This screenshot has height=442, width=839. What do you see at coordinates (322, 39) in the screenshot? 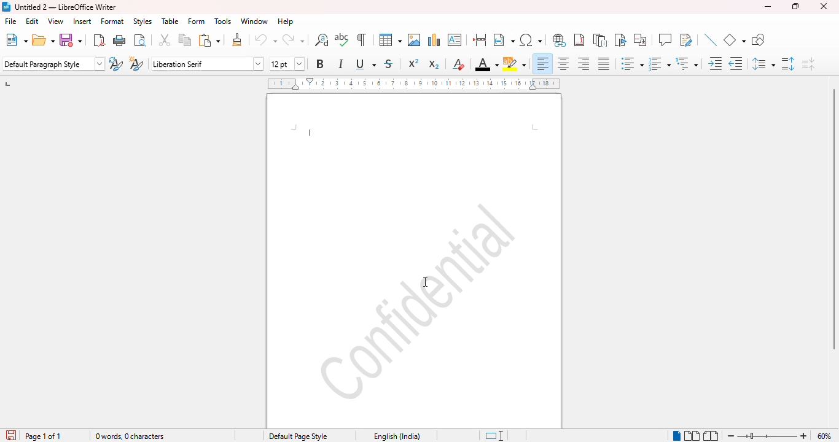
I see `find and replace` at bounding box center [322, 39].